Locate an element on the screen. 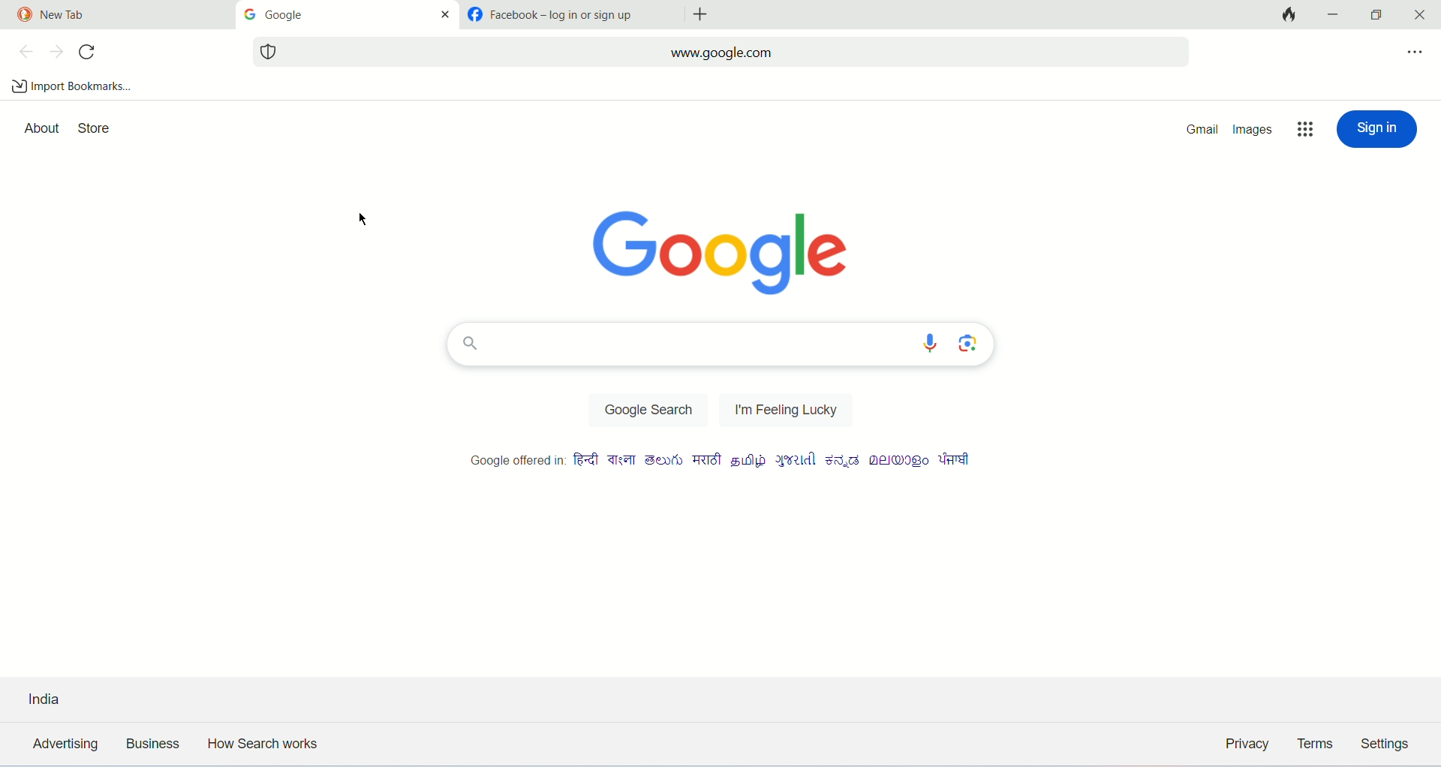 This screenshot has width=1441, height=767. tab1 is located at coordinates (116, 16).